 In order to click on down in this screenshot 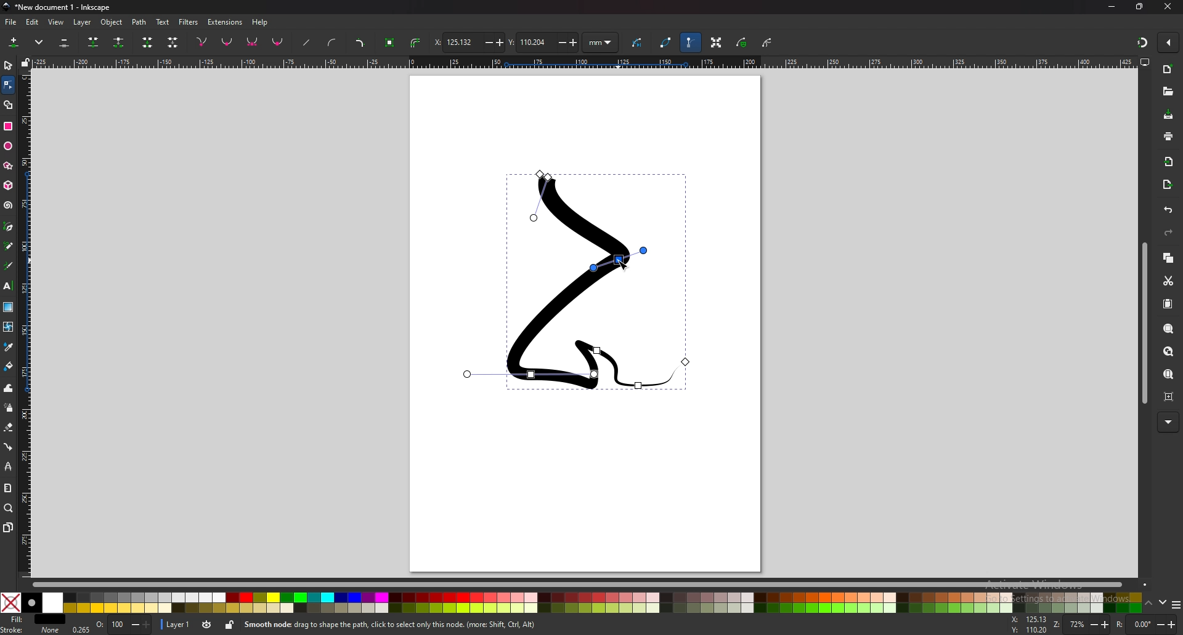, I will do `click(1163, 603)`.